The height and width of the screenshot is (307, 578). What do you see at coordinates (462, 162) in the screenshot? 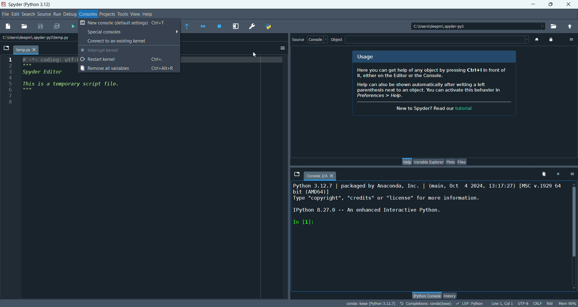
I see `files` at bounding box center [462, 162].